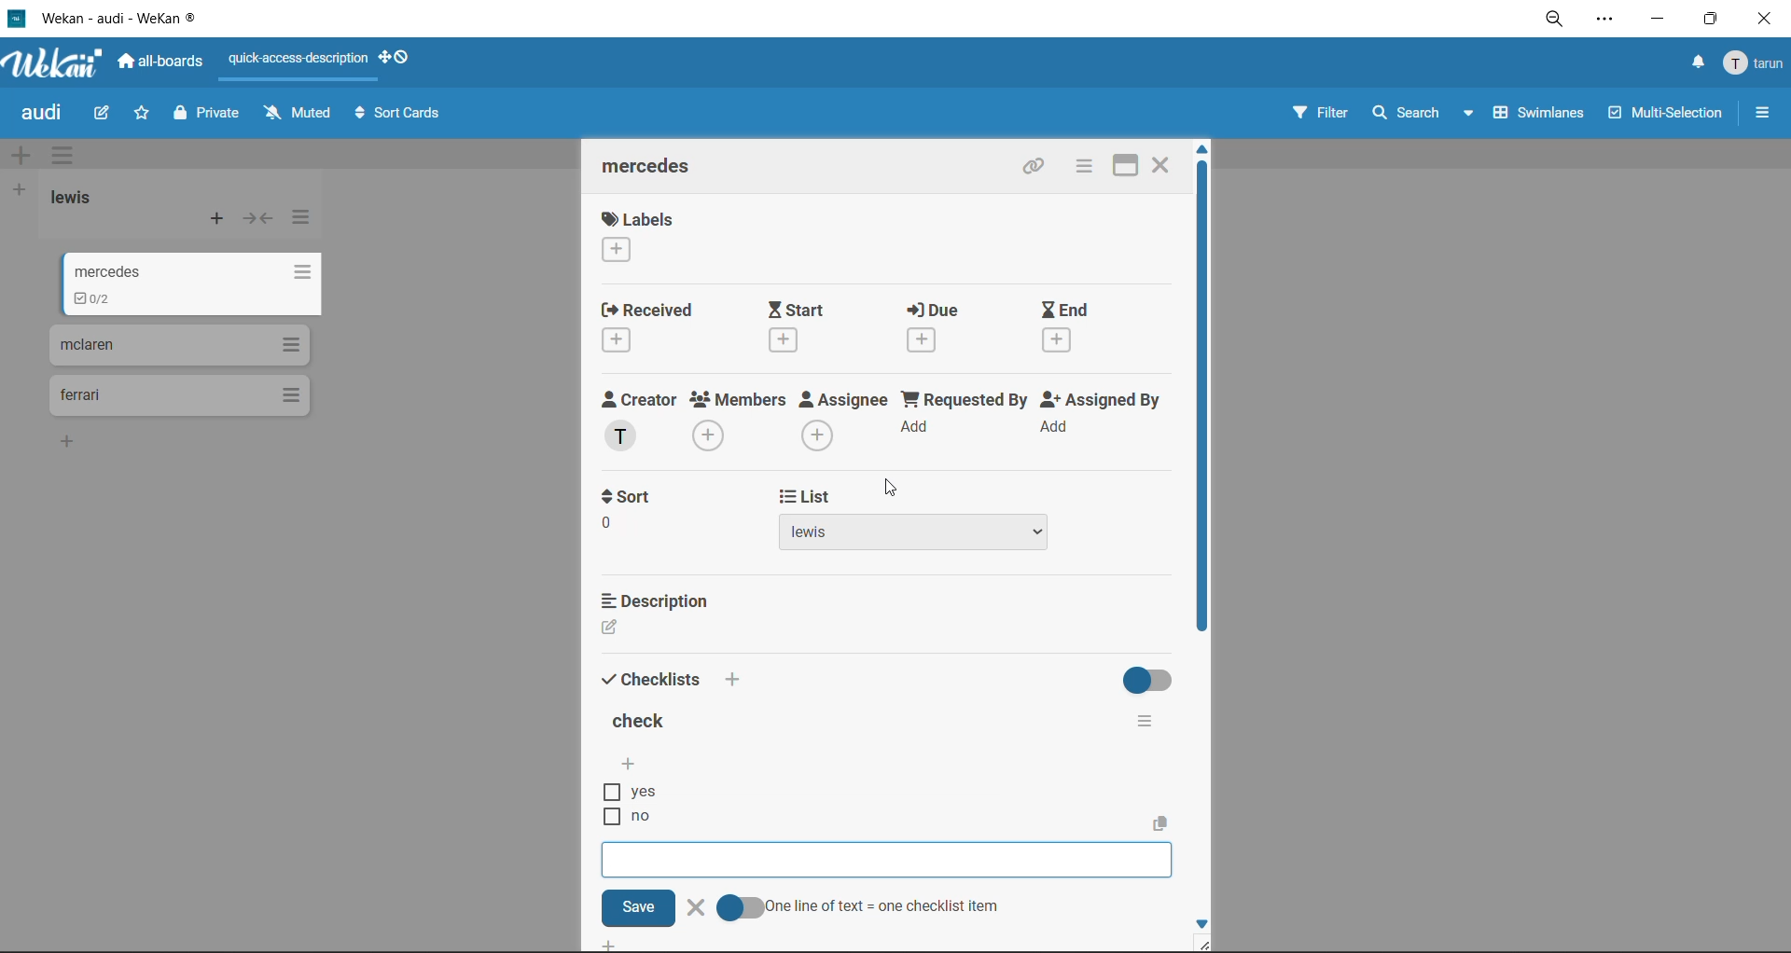 The height and width of the screenshot is (953, 1791). What do you see at coordinates (1039, 170) in the screenshot?
I see `copy` at bounding box center [1039, 170].